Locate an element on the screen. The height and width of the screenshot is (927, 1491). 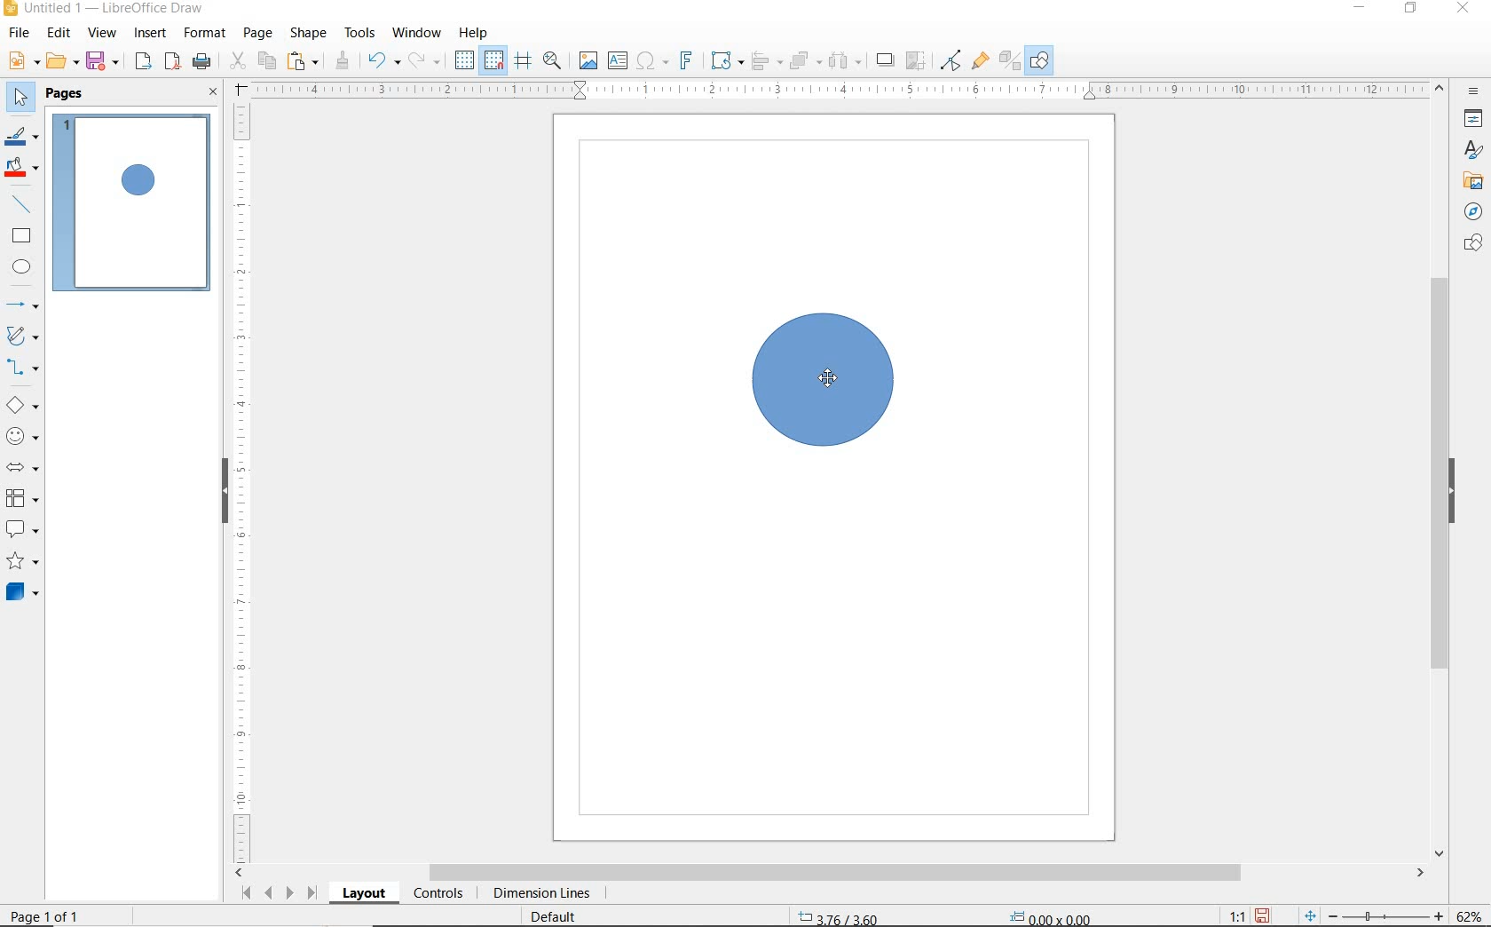
ELLIPSE is located at coordinates (24, 269).